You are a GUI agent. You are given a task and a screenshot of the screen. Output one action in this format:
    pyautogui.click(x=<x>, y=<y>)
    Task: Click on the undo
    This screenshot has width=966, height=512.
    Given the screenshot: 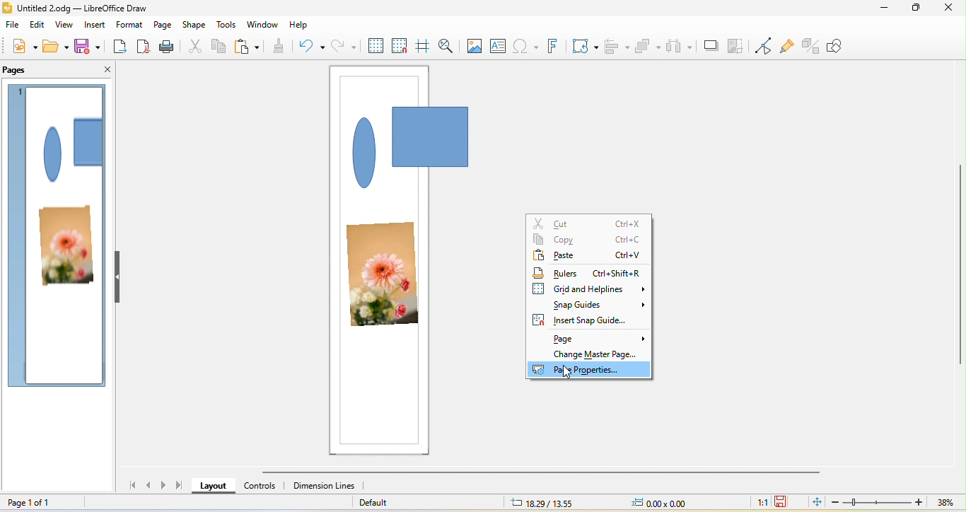 What is the action you would take?
    pyautogui.click(x=313, y=47)
    